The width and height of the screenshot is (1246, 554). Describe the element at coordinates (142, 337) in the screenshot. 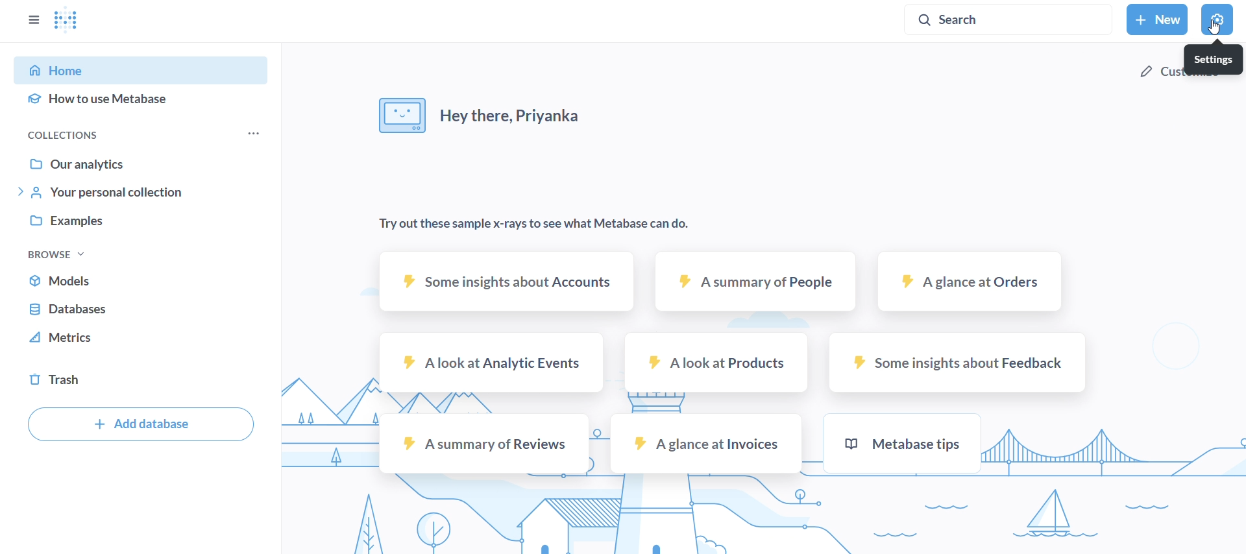

I see `metrics` at that location.